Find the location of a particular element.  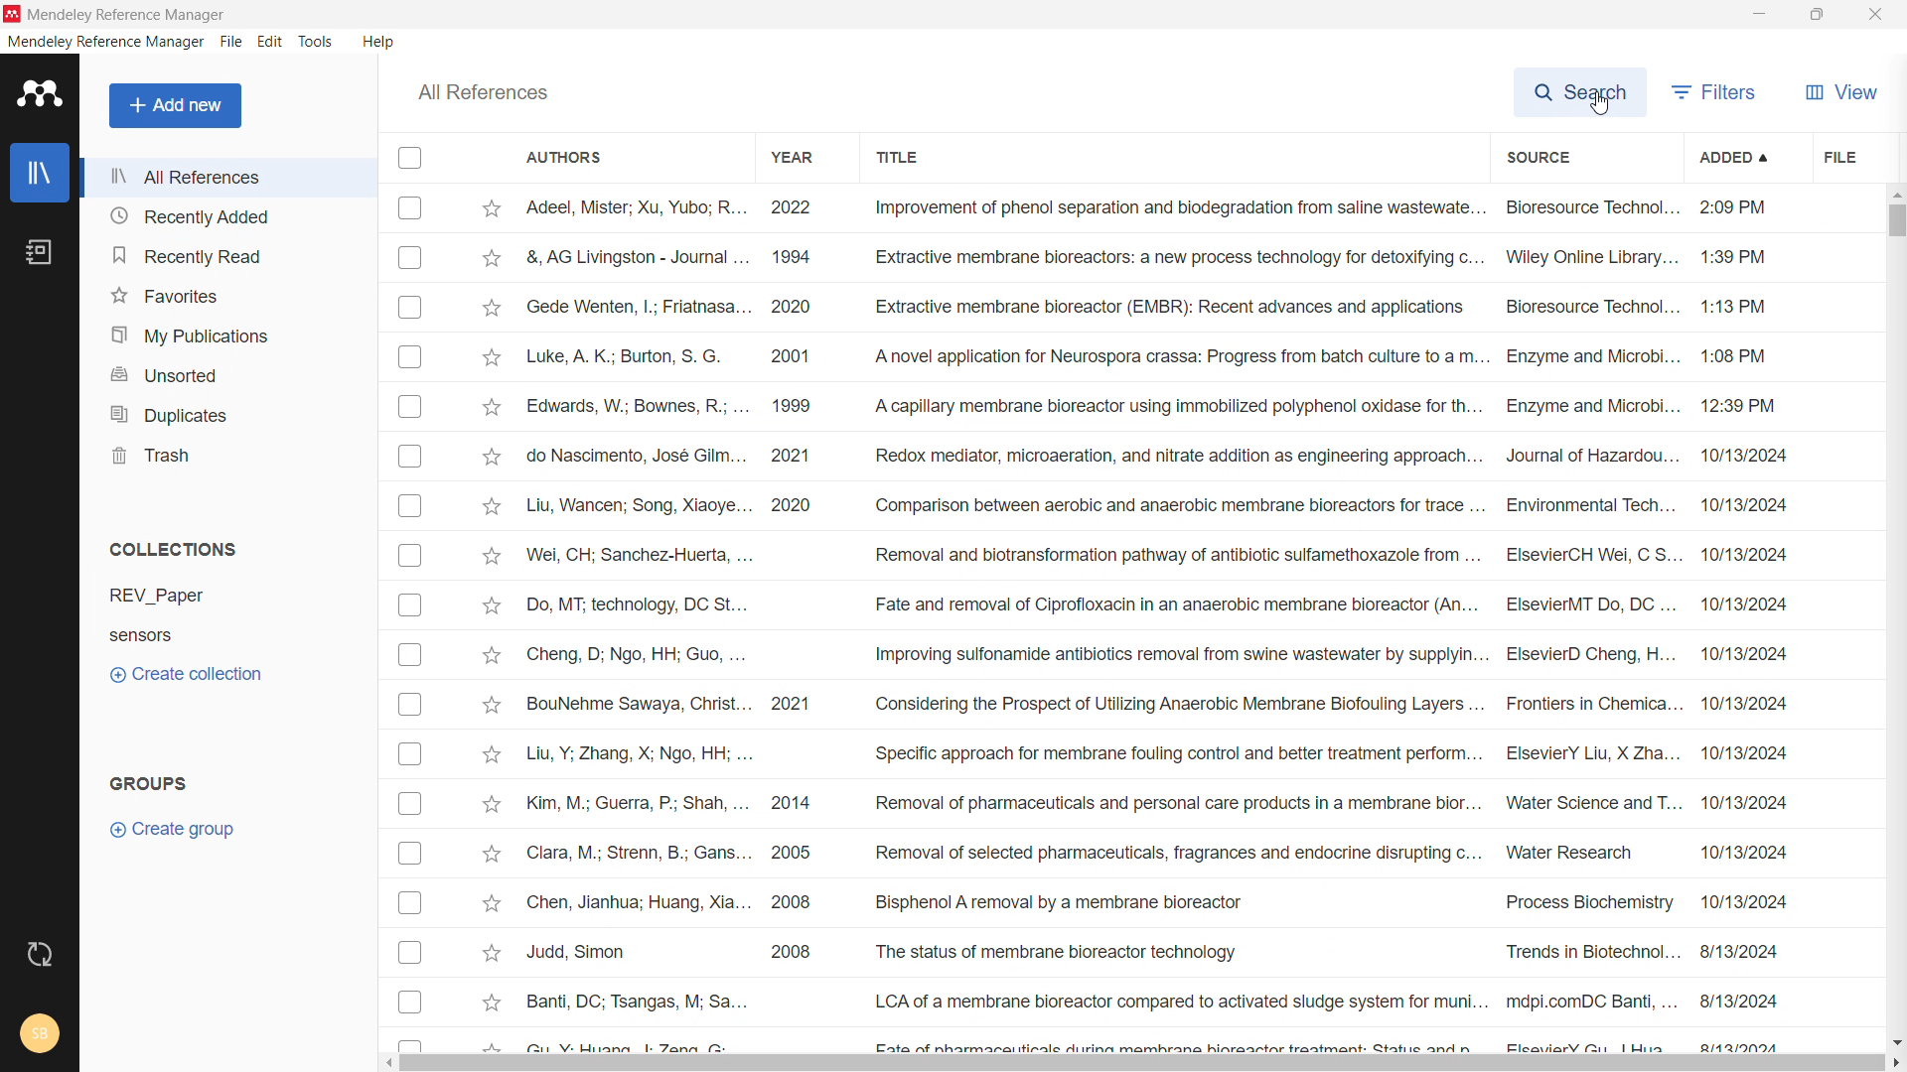

Judd, Simon 2008 The status of membrane bioreactor technology Trends in Biotechnol... 8/13/2024 is located at coordinates (1148, 950).